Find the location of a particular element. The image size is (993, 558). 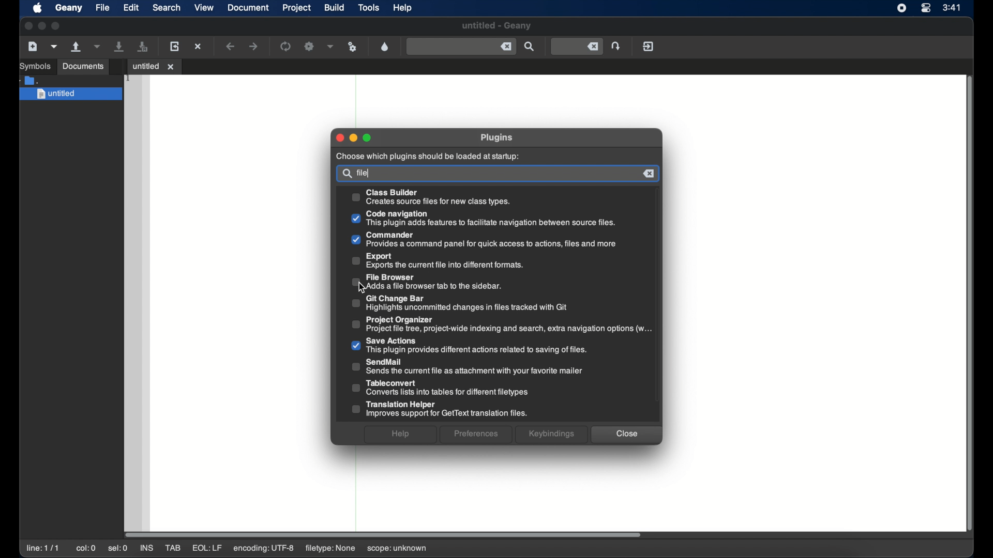

maximize is located at coordinates (56, 26).